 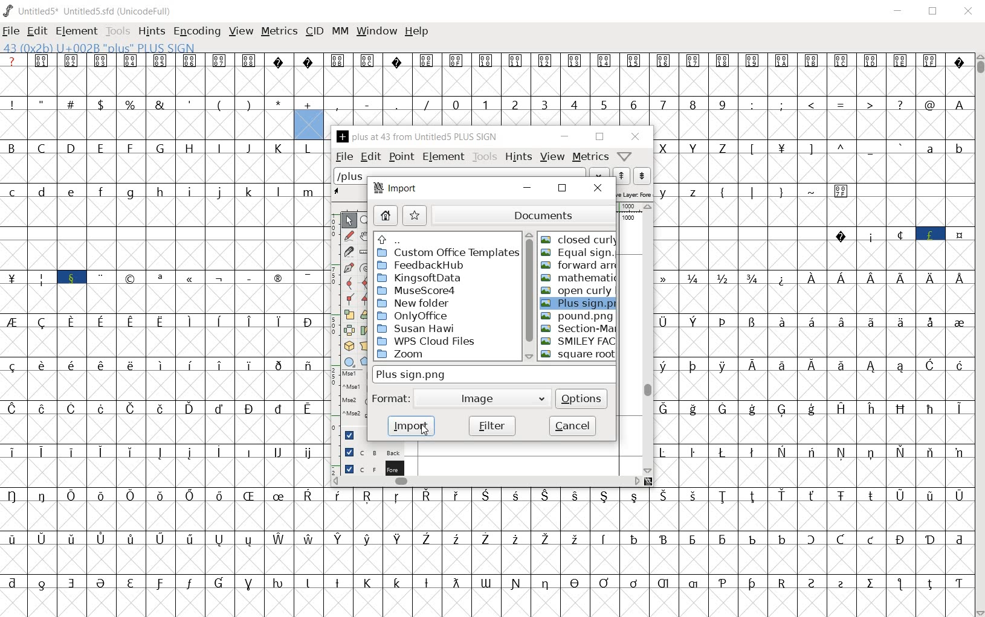 What do you see at coordinates (486, 74) in the screenshot?
I see `symbols` at bounding box center [486, 74].